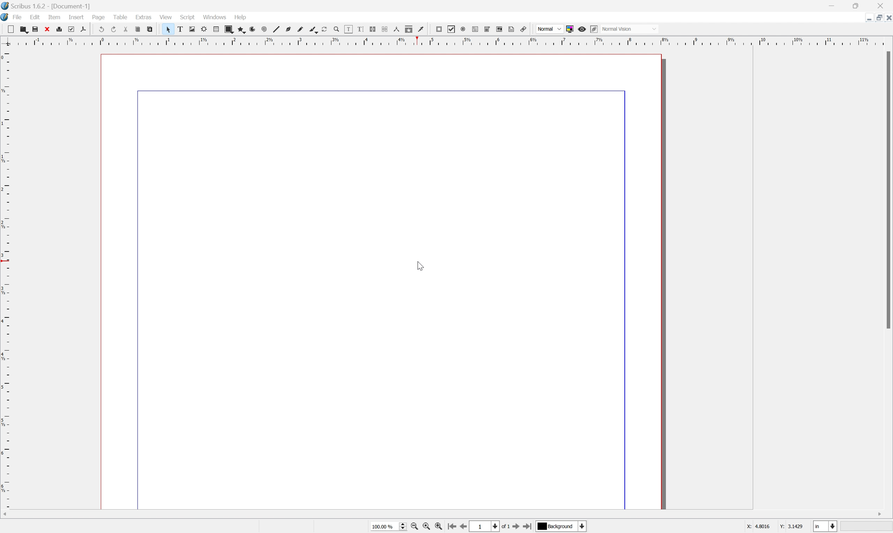 Image resolution: width=893 pixels, height=533 pixels. Describe the element at coordinates (192, 29) in the screenshot. I see `image frame` at that location.